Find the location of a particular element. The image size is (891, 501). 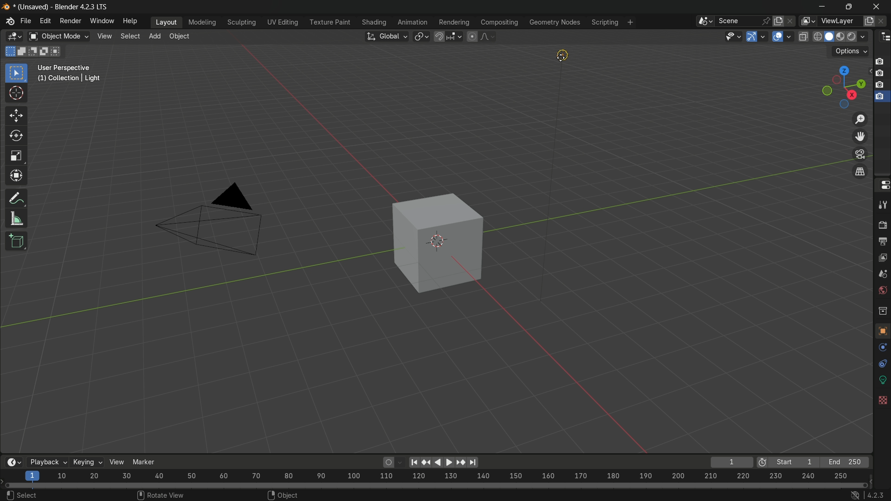

camera is located at coordinates (207, 225).